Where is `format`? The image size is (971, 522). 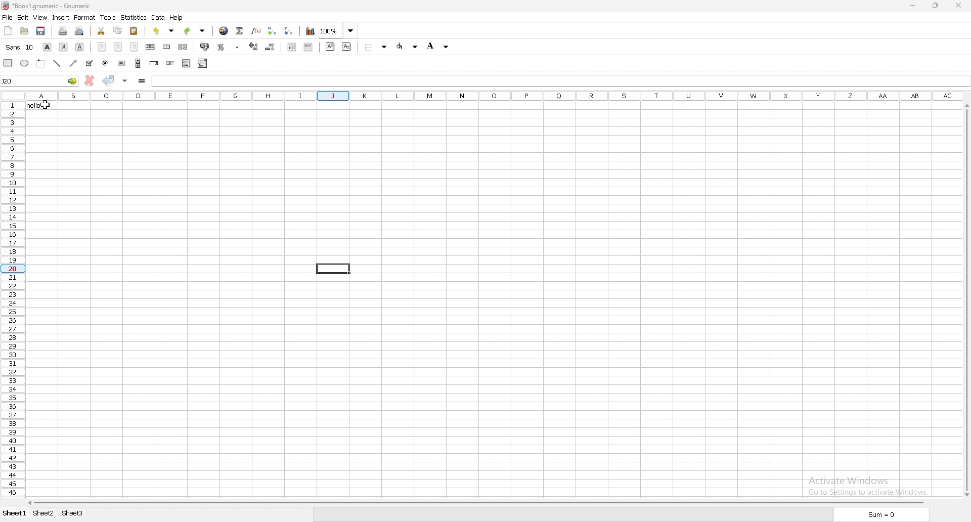 format is located at coordinates (84, 17).